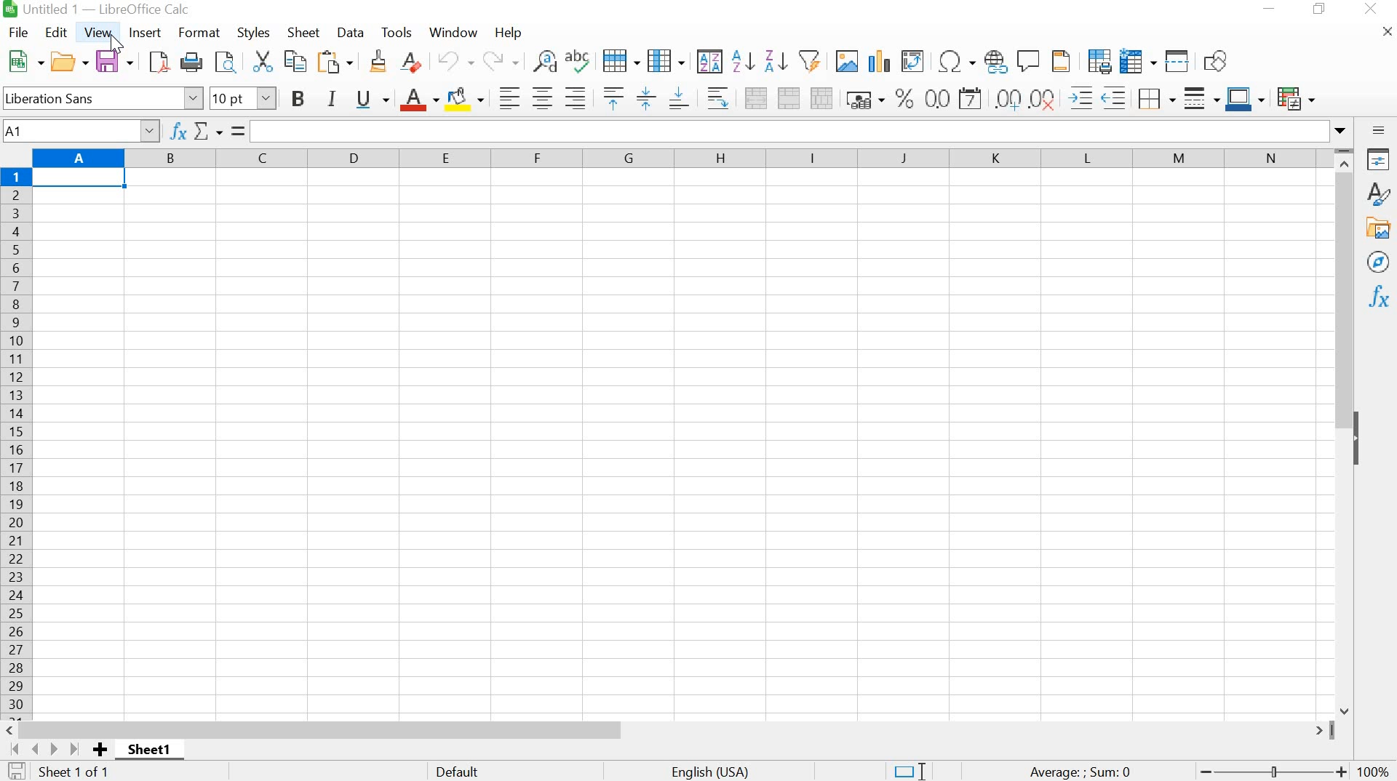 Image resolution: width=1397 pixels, height=781 pixels. What do you see at coordinates (715, 97) in the screenshot?
I see `WRAP TEXT` at bounding box center [715, 97].